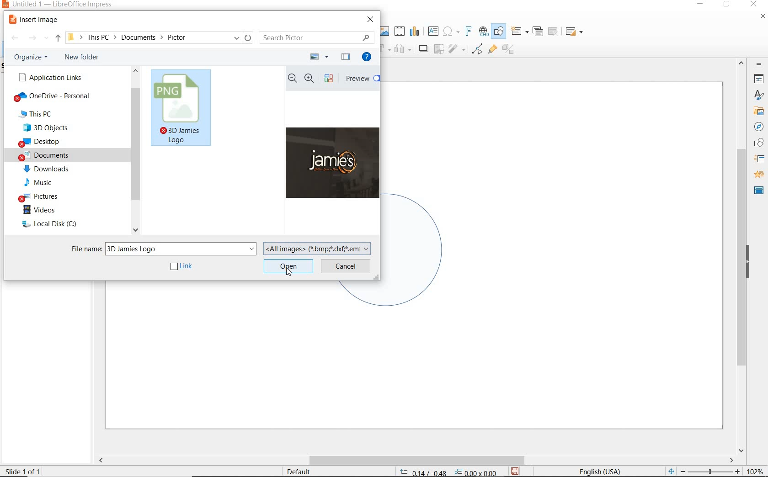  Describe the element at coordinates (44, 182) in the screenshot. I see `music` at that location.